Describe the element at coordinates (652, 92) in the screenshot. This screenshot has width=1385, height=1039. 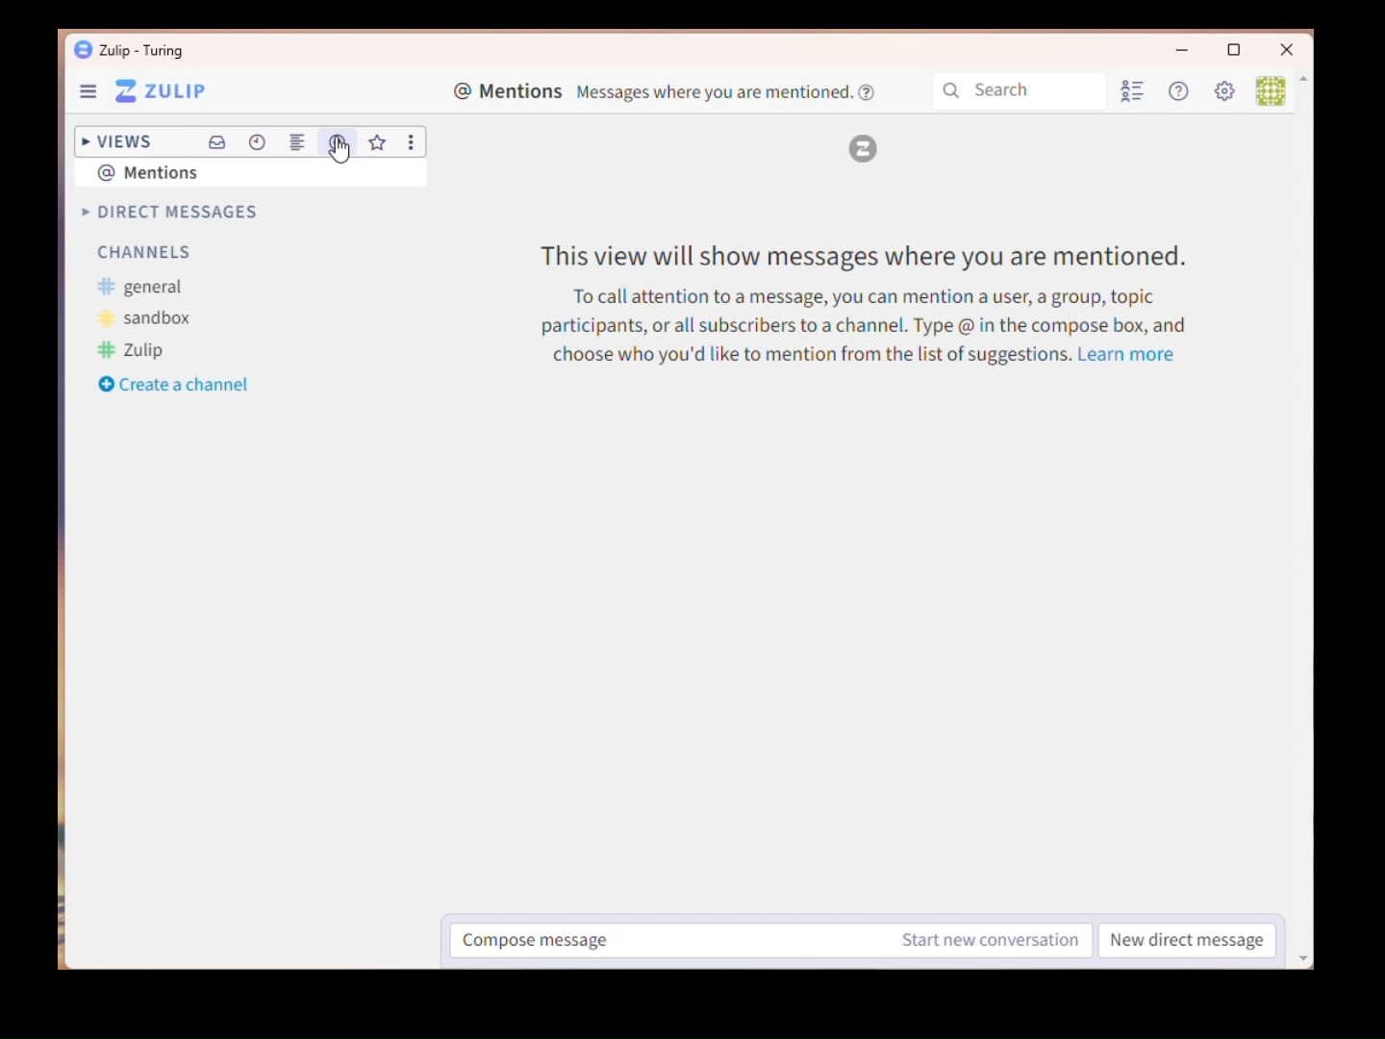
I see `@mentions` at that location.